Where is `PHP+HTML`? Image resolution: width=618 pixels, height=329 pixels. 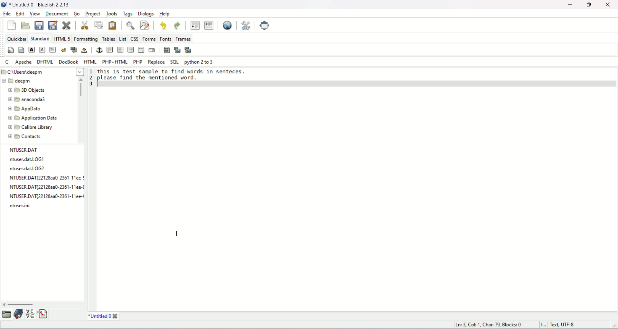 PHP+HTML is located at coordinates (115, 62).